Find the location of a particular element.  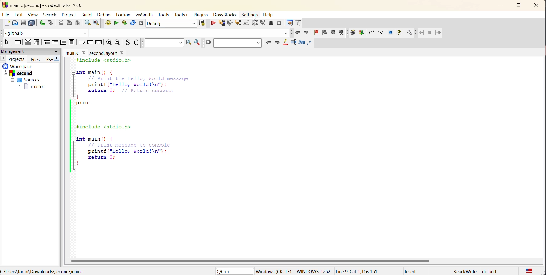

previous is located at coordinates (267, 42).